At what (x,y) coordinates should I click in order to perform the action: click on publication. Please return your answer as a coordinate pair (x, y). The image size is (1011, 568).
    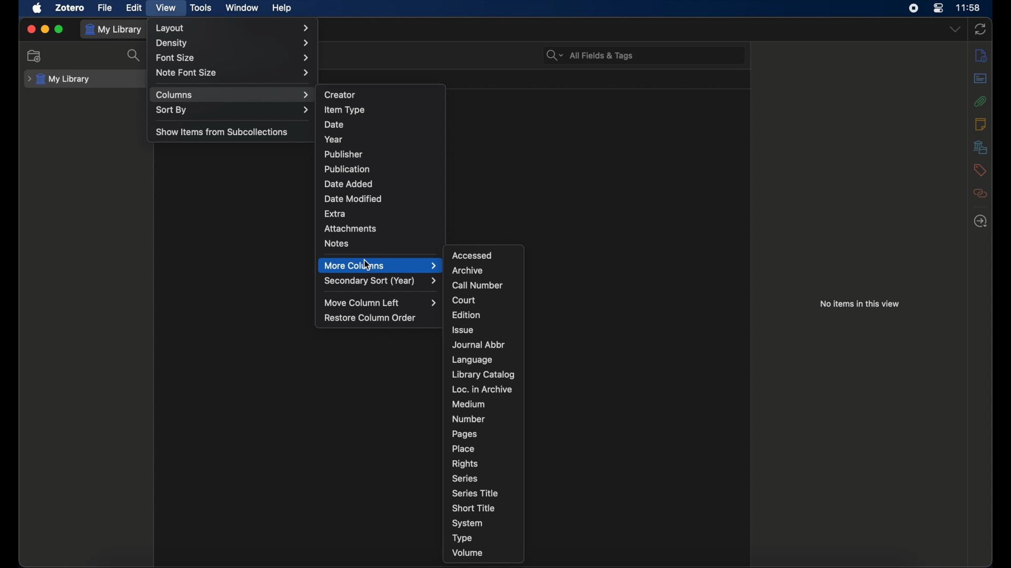
    Looking at the image, I should click on (346, 168).